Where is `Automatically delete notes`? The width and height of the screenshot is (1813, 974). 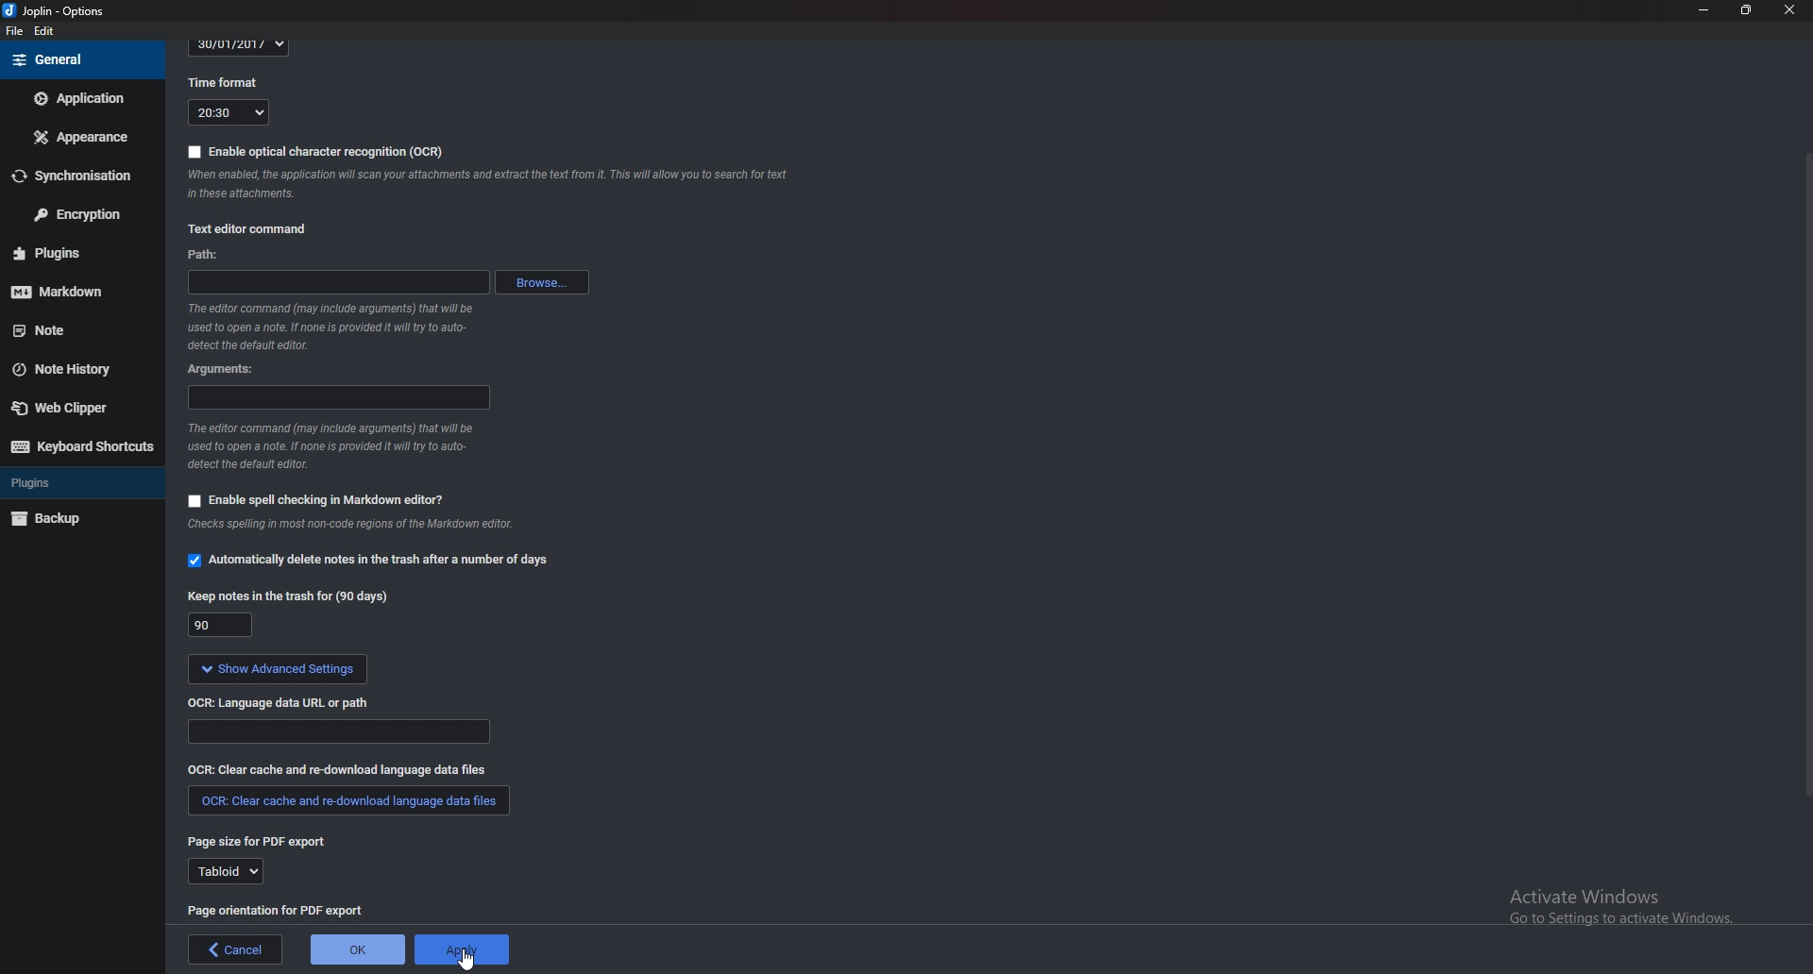
Automatically delete notes is located at coordinates (372, 558).